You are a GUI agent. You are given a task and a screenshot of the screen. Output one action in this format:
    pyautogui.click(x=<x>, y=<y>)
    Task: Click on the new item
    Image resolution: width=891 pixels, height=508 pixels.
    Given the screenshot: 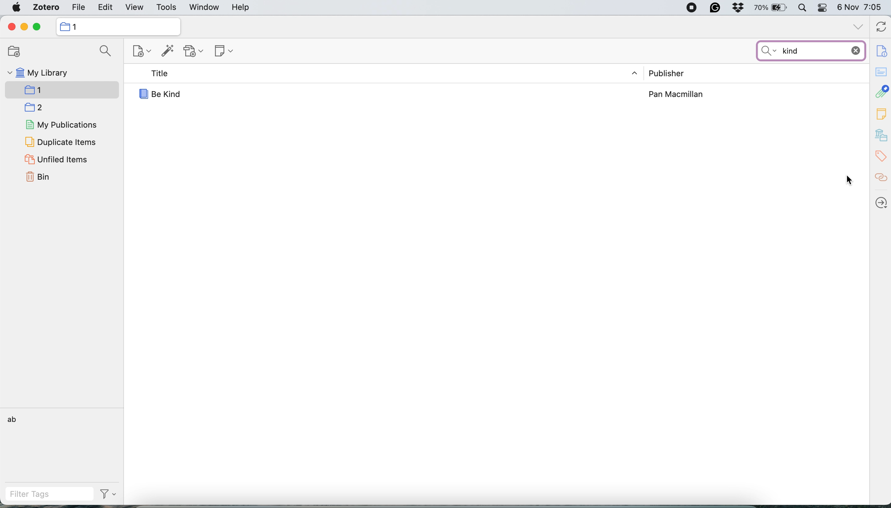 What is the action you would take?
    pyautogui.click(x=142, y=52)
    